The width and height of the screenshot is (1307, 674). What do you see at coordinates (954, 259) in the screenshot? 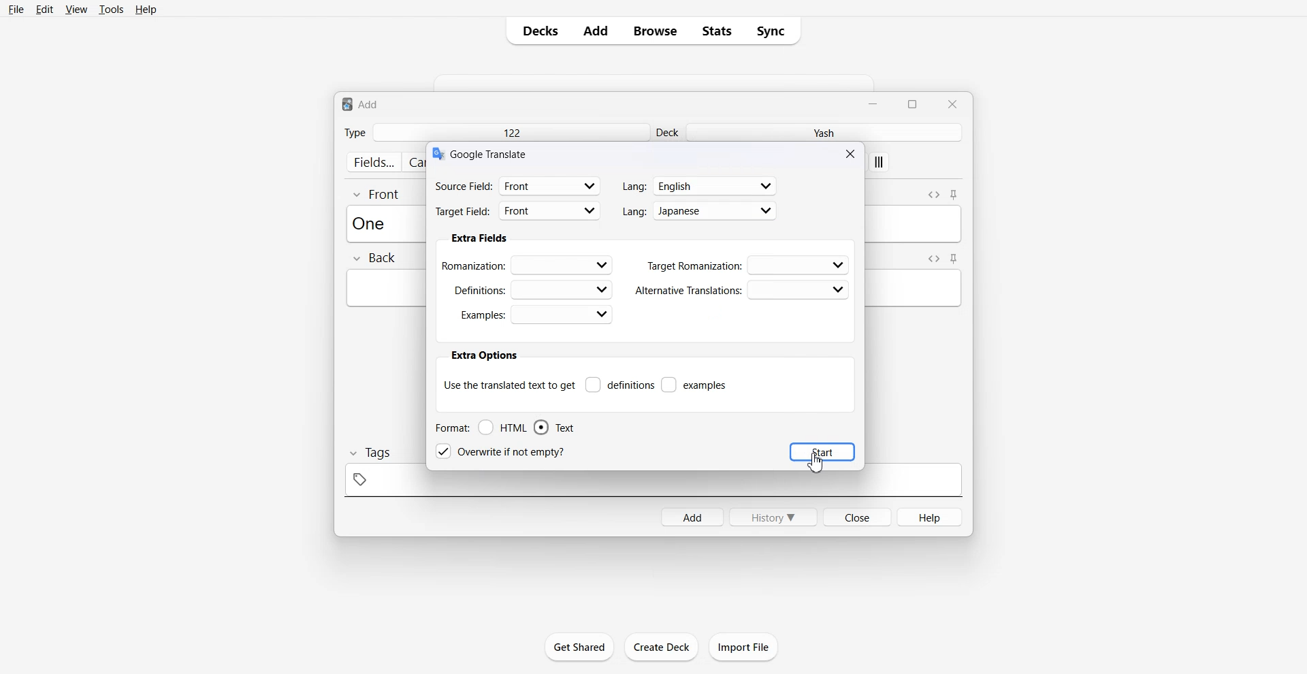
I see `Toggle sticky` at bounding box center [954, 259].